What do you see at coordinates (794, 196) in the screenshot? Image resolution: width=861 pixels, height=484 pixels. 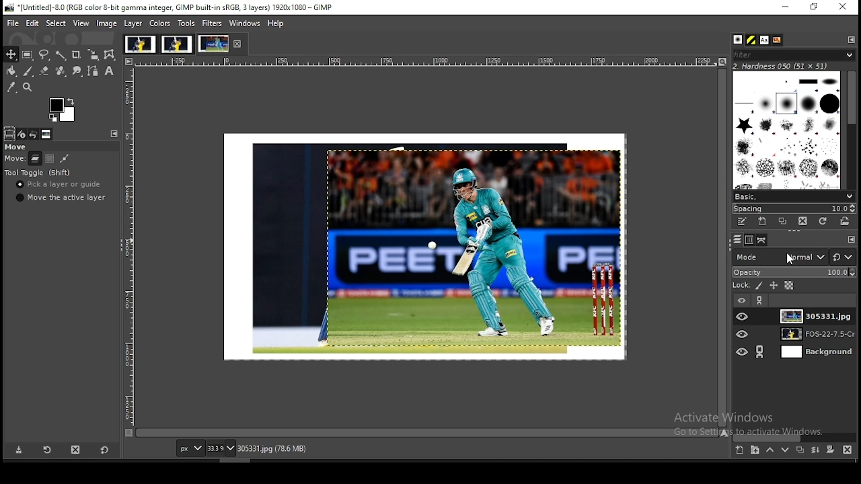 I see `select brush preset` at bounding box center [794, 196].